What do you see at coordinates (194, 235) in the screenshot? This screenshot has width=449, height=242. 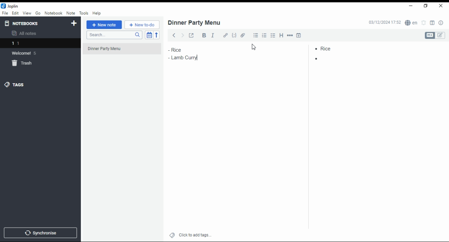 I see `click to add tags` at bounding box center [194, 235].